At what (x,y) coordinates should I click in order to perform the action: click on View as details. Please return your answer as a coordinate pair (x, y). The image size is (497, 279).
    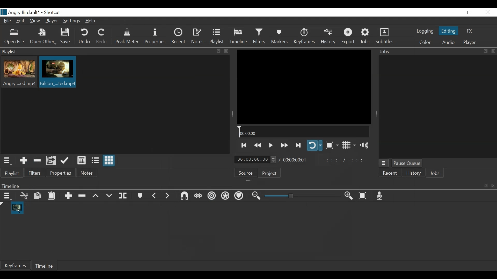
    Looking at the image, I should click on (82, 161).